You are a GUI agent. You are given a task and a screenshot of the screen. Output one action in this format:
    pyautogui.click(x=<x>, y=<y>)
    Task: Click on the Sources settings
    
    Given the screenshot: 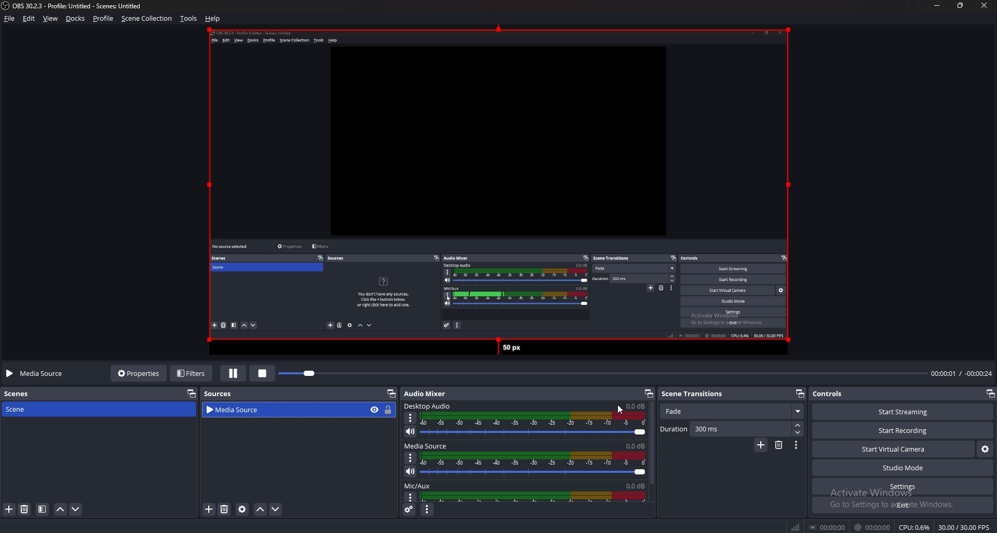 What is the action you would take?
    pyautogui.click(x=243, y=509)
    